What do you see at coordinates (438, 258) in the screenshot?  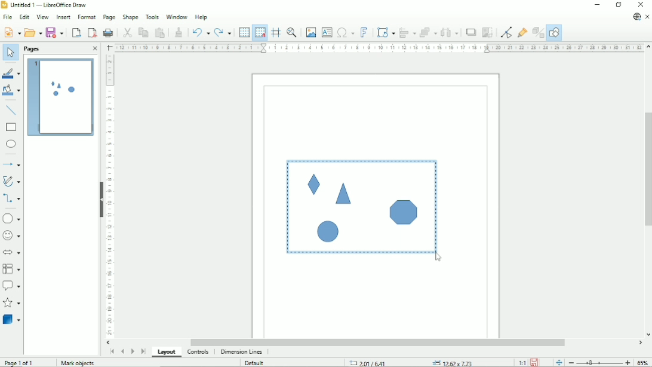 I see `Cursor` at bounding box center [438, 258].